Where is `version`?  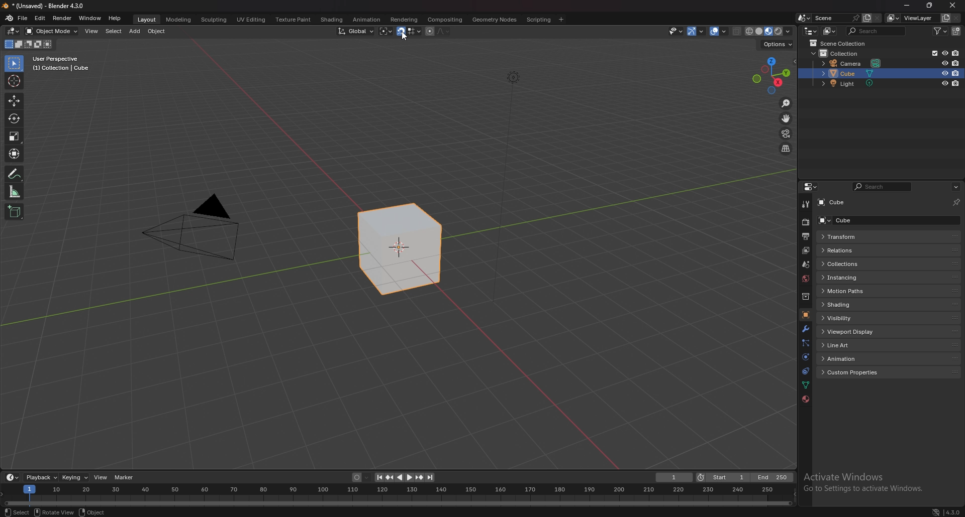
version is located at coordinates (953, 511).